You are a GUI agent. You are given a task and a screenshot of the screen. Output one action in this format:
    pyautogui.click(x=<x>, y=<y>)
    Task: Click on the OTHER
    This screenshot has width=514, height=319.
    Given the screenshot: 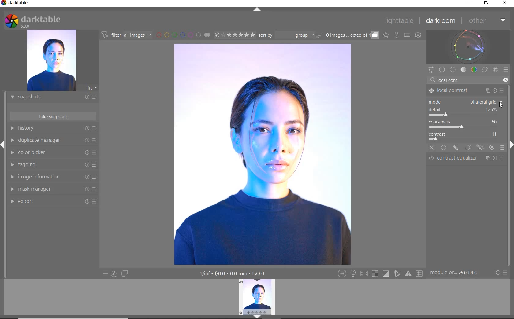 What is the action you would take?
    pyautogui.click(x=486, y=21)
    